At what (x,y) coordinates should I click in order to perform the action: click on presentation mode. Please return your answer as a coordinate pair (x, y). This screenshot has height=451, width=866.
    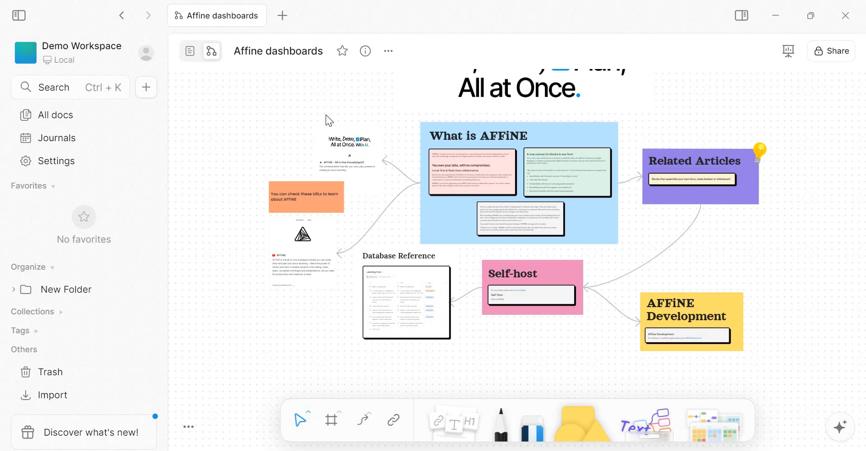
    Looking at the image, I should click on (789, 51).